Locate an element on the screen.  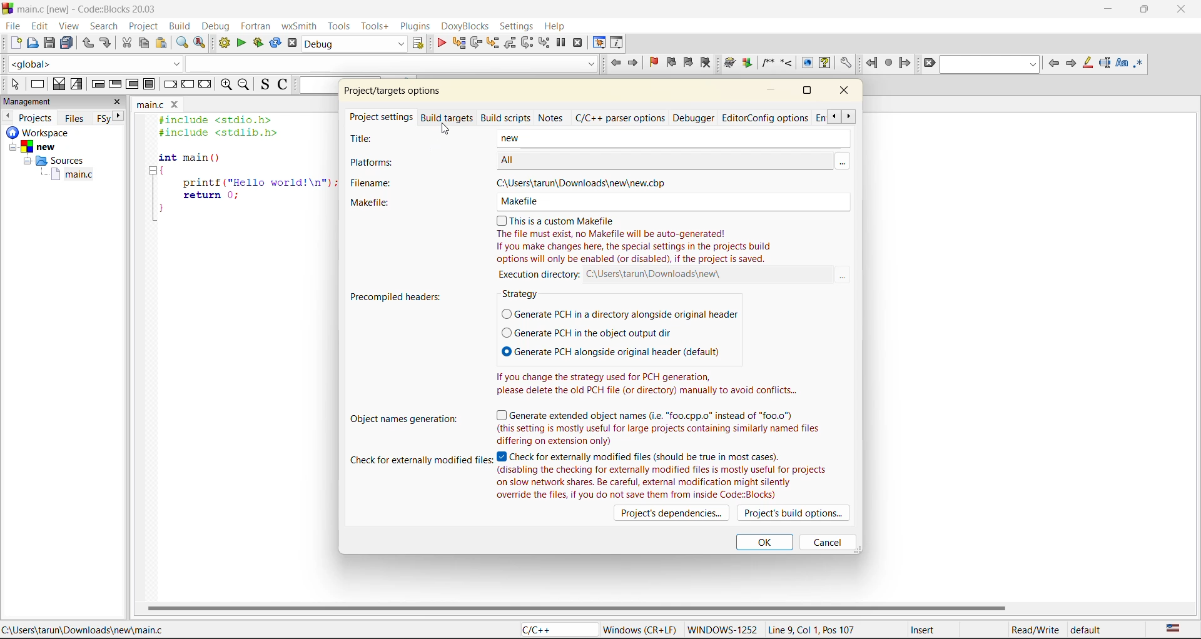
makefile is located at coordinates (387, 203).